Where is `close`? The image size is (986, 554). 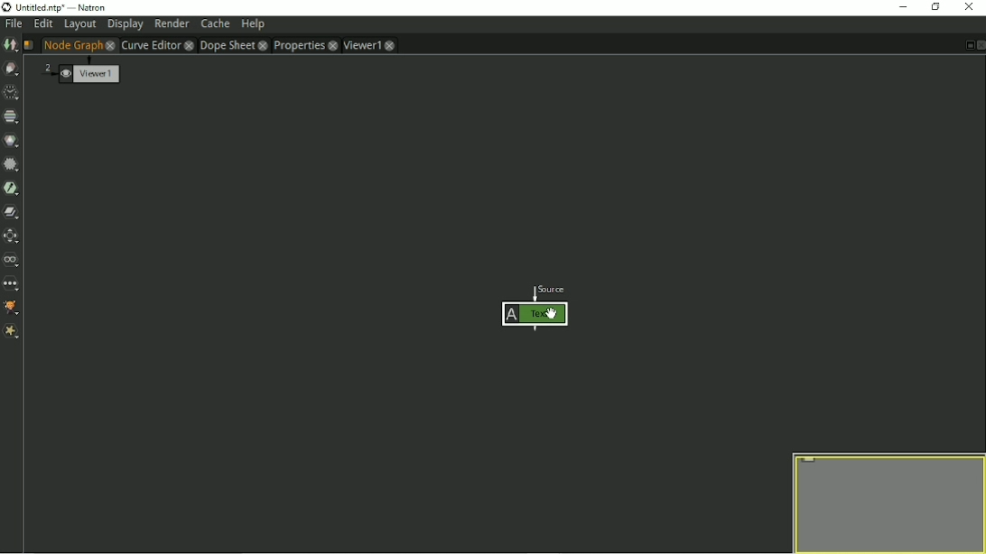
close is located at coordinates (332, 45).